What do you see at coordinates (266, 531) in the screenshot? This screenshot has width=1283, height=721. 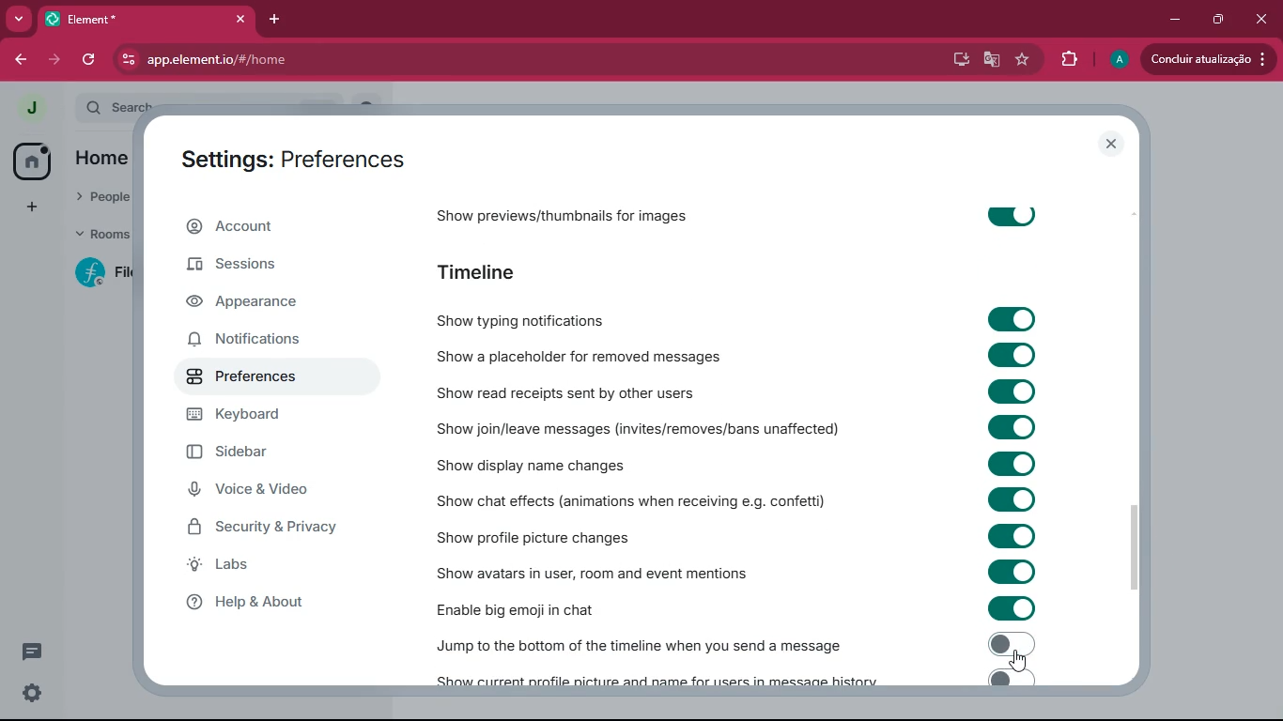 I see `security & privacy` at bounding box center [266, 531].